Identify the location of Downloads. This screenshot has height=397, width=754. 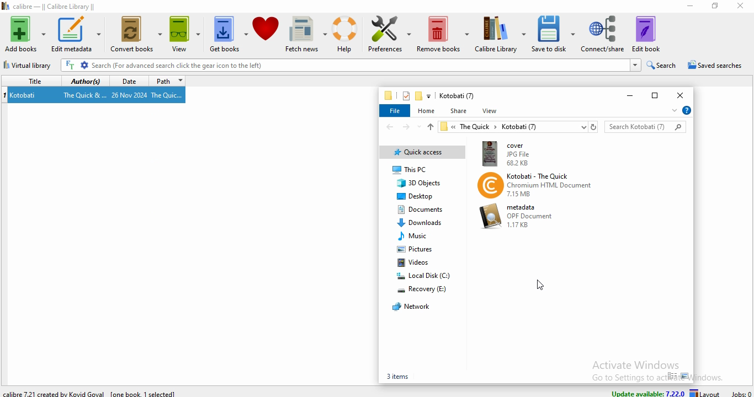
(420, 222).